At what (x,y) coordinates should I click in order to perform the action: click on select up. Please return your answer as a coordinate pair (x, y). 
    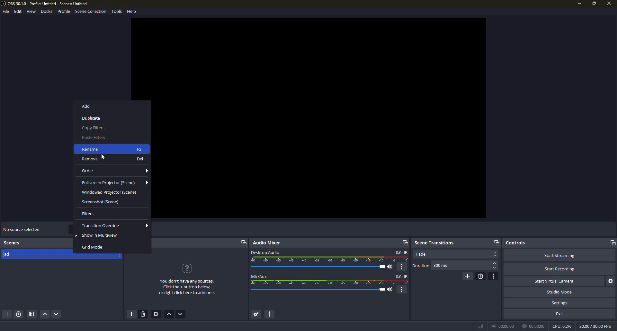
    Looking at the image, I should click on (495, 263).